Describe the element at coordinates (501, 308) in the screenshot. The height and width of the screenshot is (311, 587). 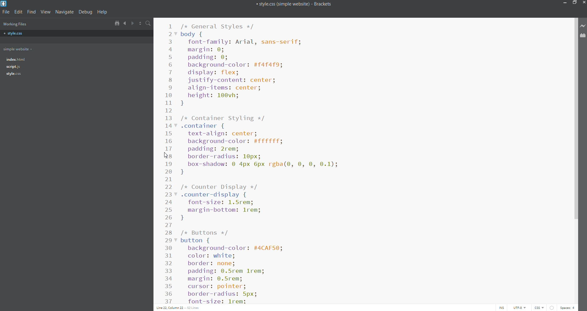
I see `toggle cursor` at that location.